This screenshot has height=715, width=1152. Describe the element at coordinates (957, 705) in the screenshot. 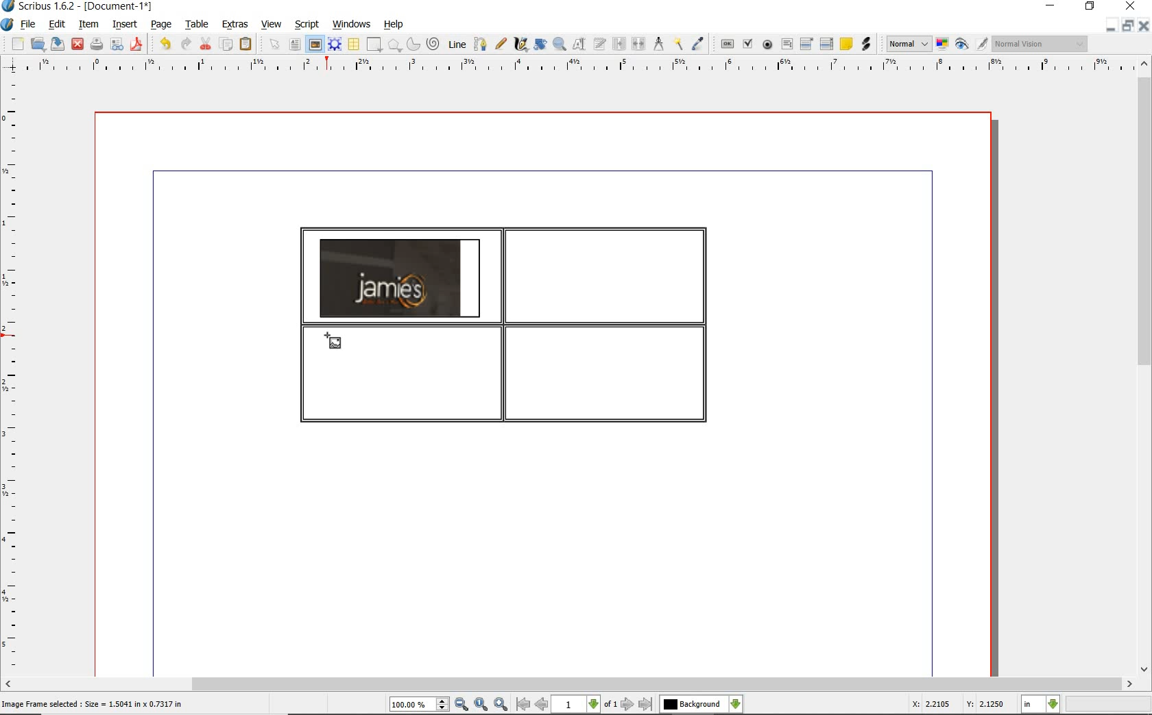

I see `X: 2.2105 Y: 2.1250` at that location.